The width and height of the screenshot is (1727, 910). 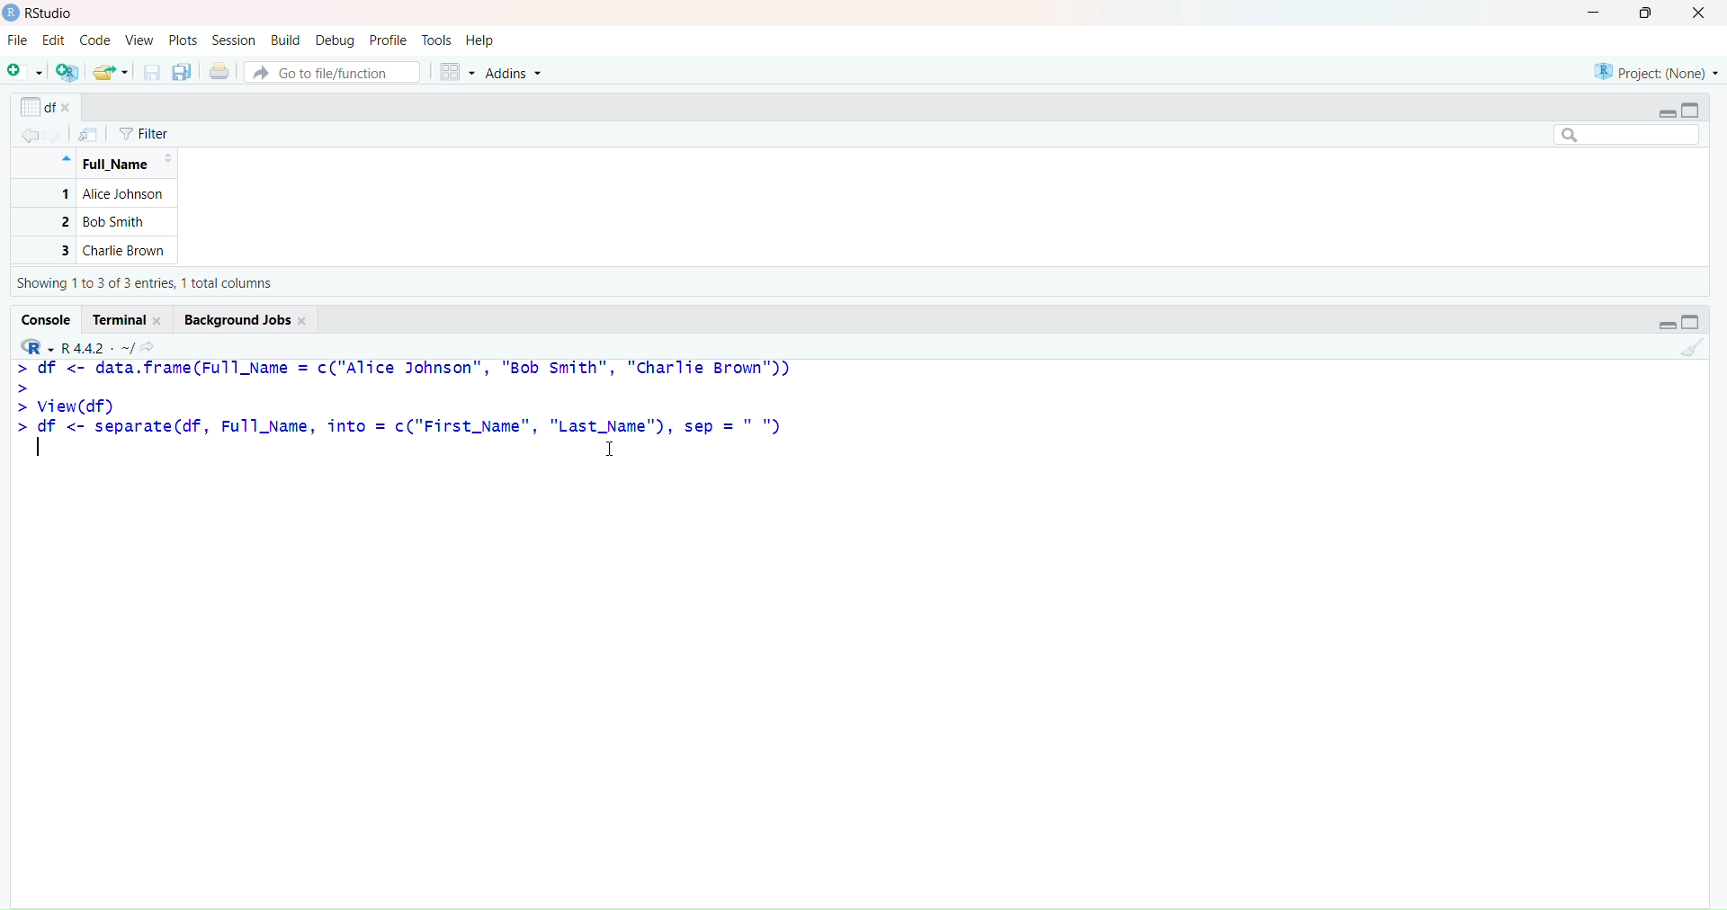 I want to click on Project (None), so click(x=1655, y=66).